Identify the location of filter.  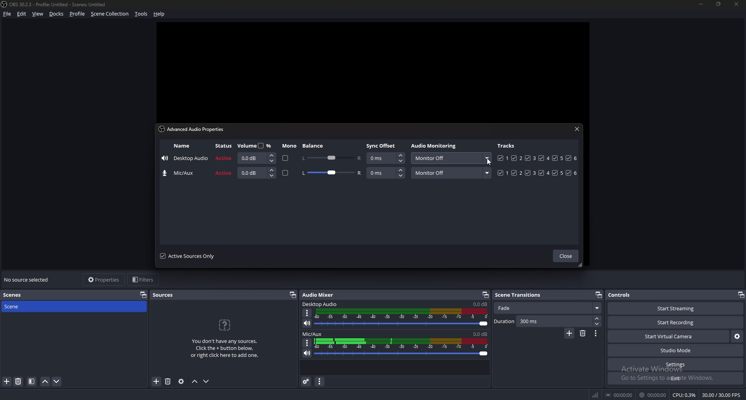
(31, 382).